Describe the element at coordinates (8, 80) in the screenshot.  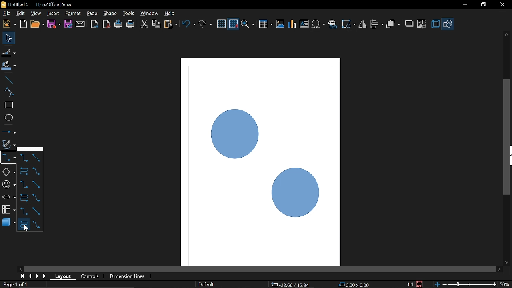
I see `Line` at that location.